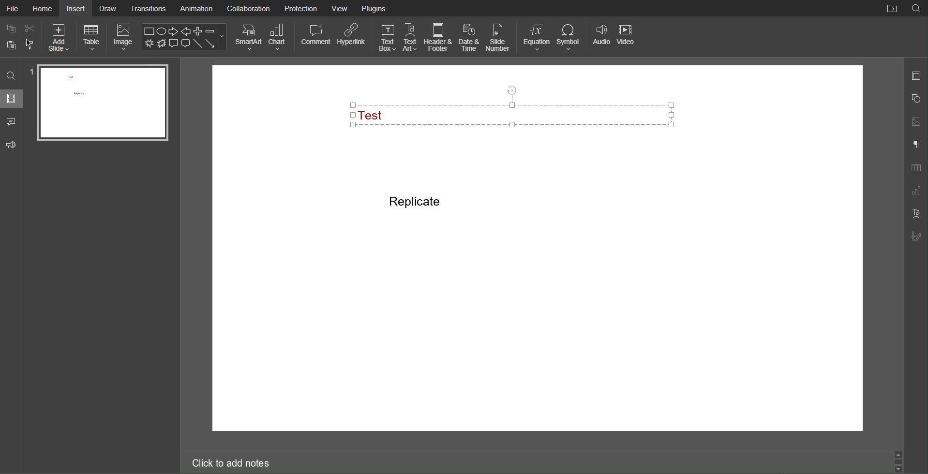 This screenshot has width=928, height=474. Describe the element at coordinates (916, 97) in the screenshot. I see `Shapes` at that location.